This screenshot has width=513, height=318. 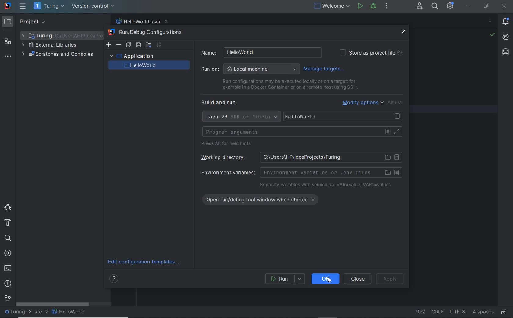 I want to click on COPY CONFIGURATION, so click(x=128, y=45).